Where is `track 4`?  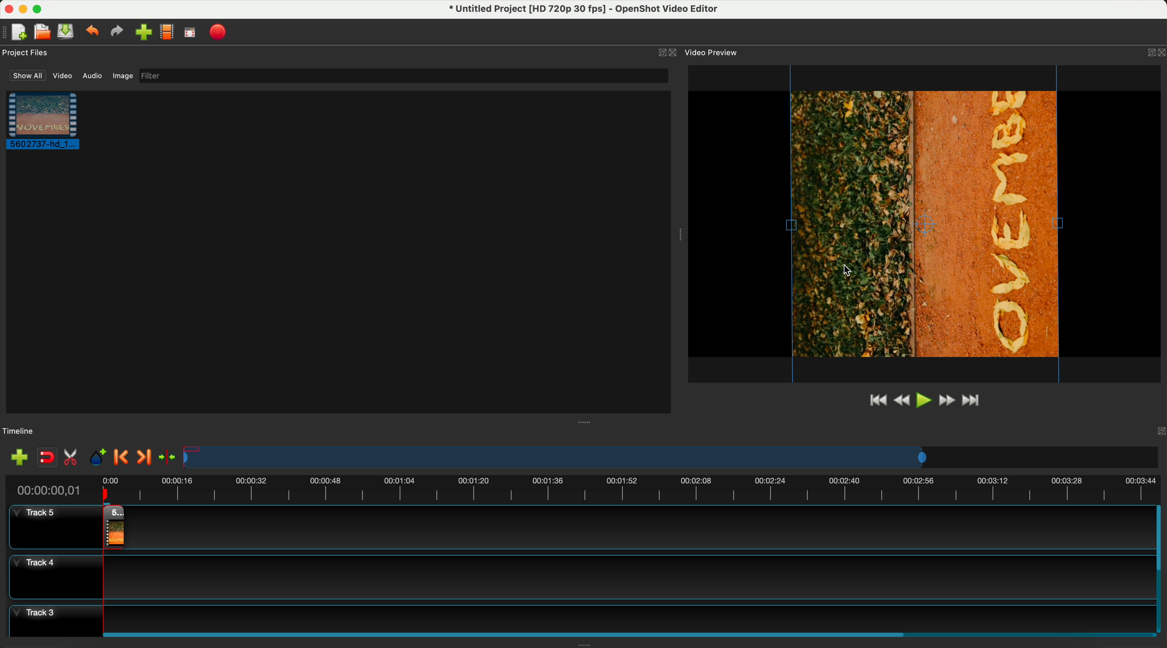
track 4 is located at coordinates (579, 578).